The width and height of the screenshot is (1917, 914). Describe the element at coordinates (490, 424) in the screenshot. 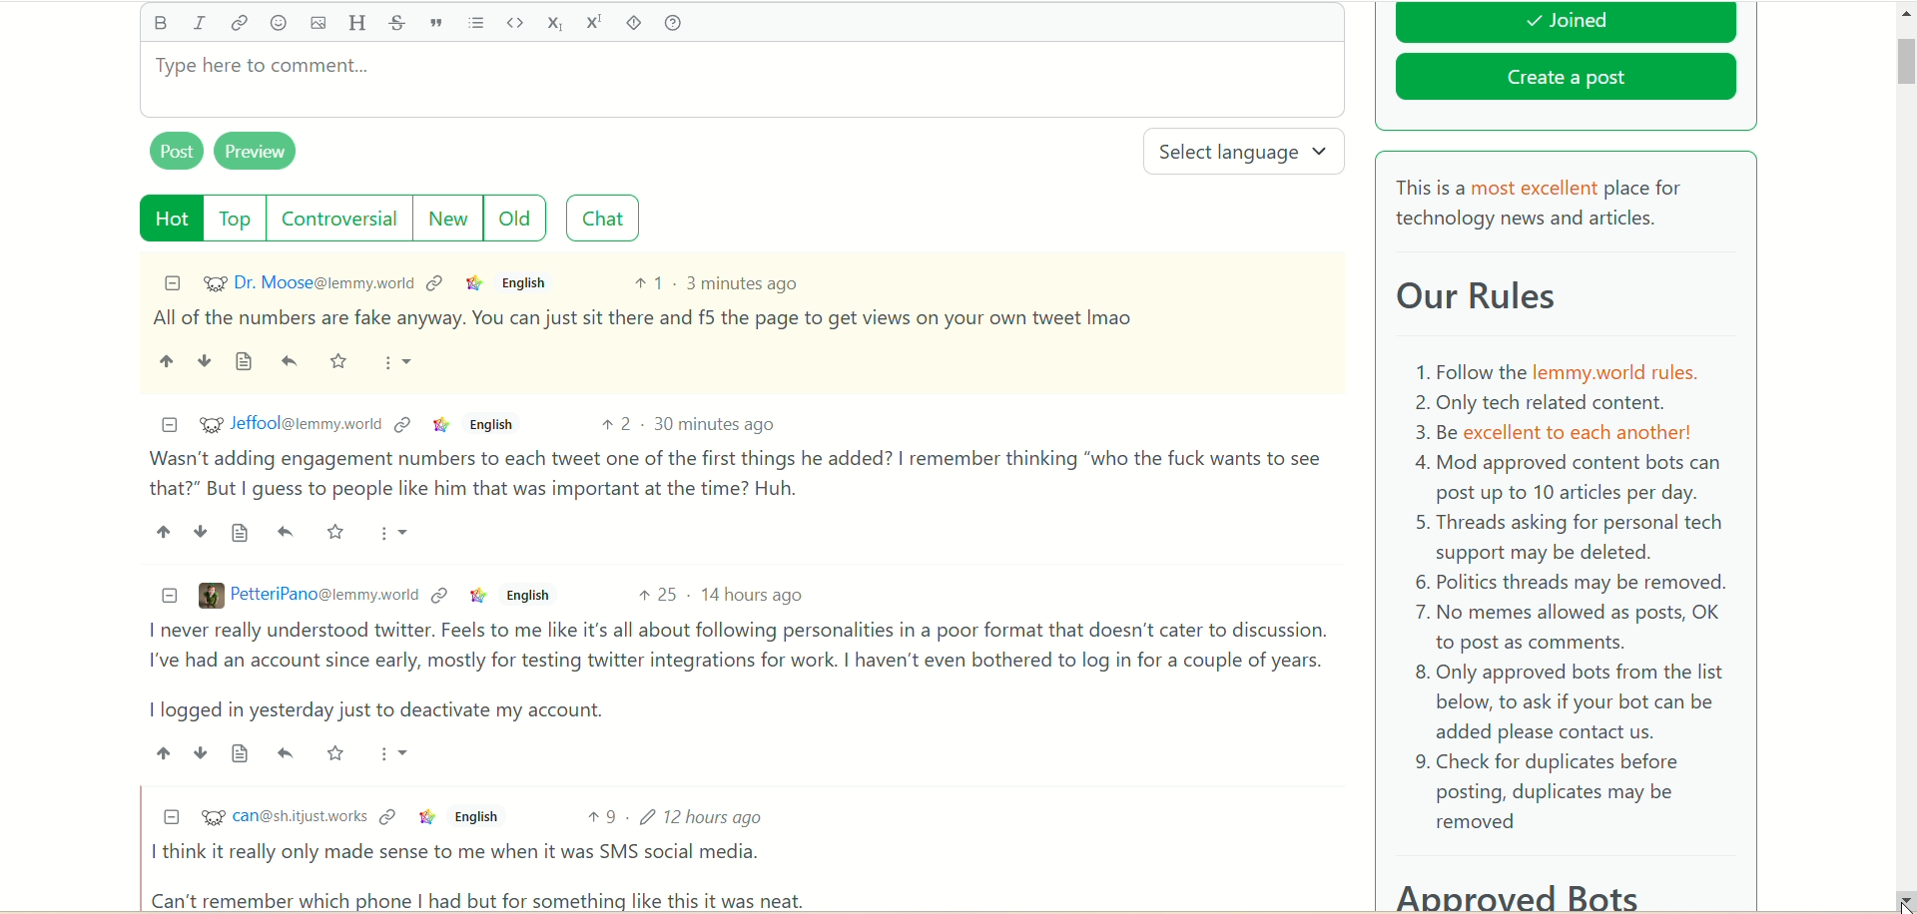

I see `English` at that location.